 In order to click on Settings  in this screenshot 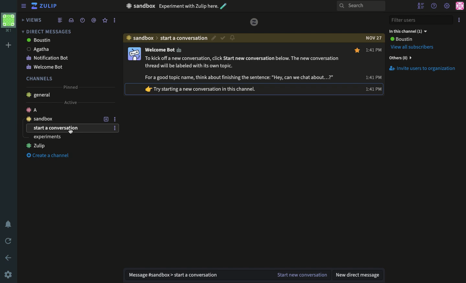, I will do `click(447, 6)`.